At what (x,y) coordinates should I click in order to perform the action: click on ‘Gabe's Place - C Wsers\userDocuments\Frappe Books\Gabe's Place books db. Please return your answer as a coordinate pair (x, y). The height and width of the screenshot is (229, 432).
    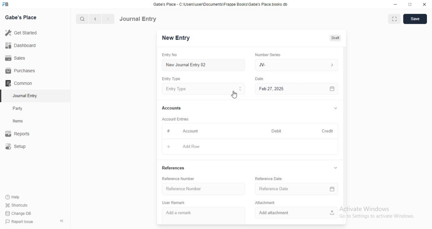
    Looking at the image, I should click on (222, 4).